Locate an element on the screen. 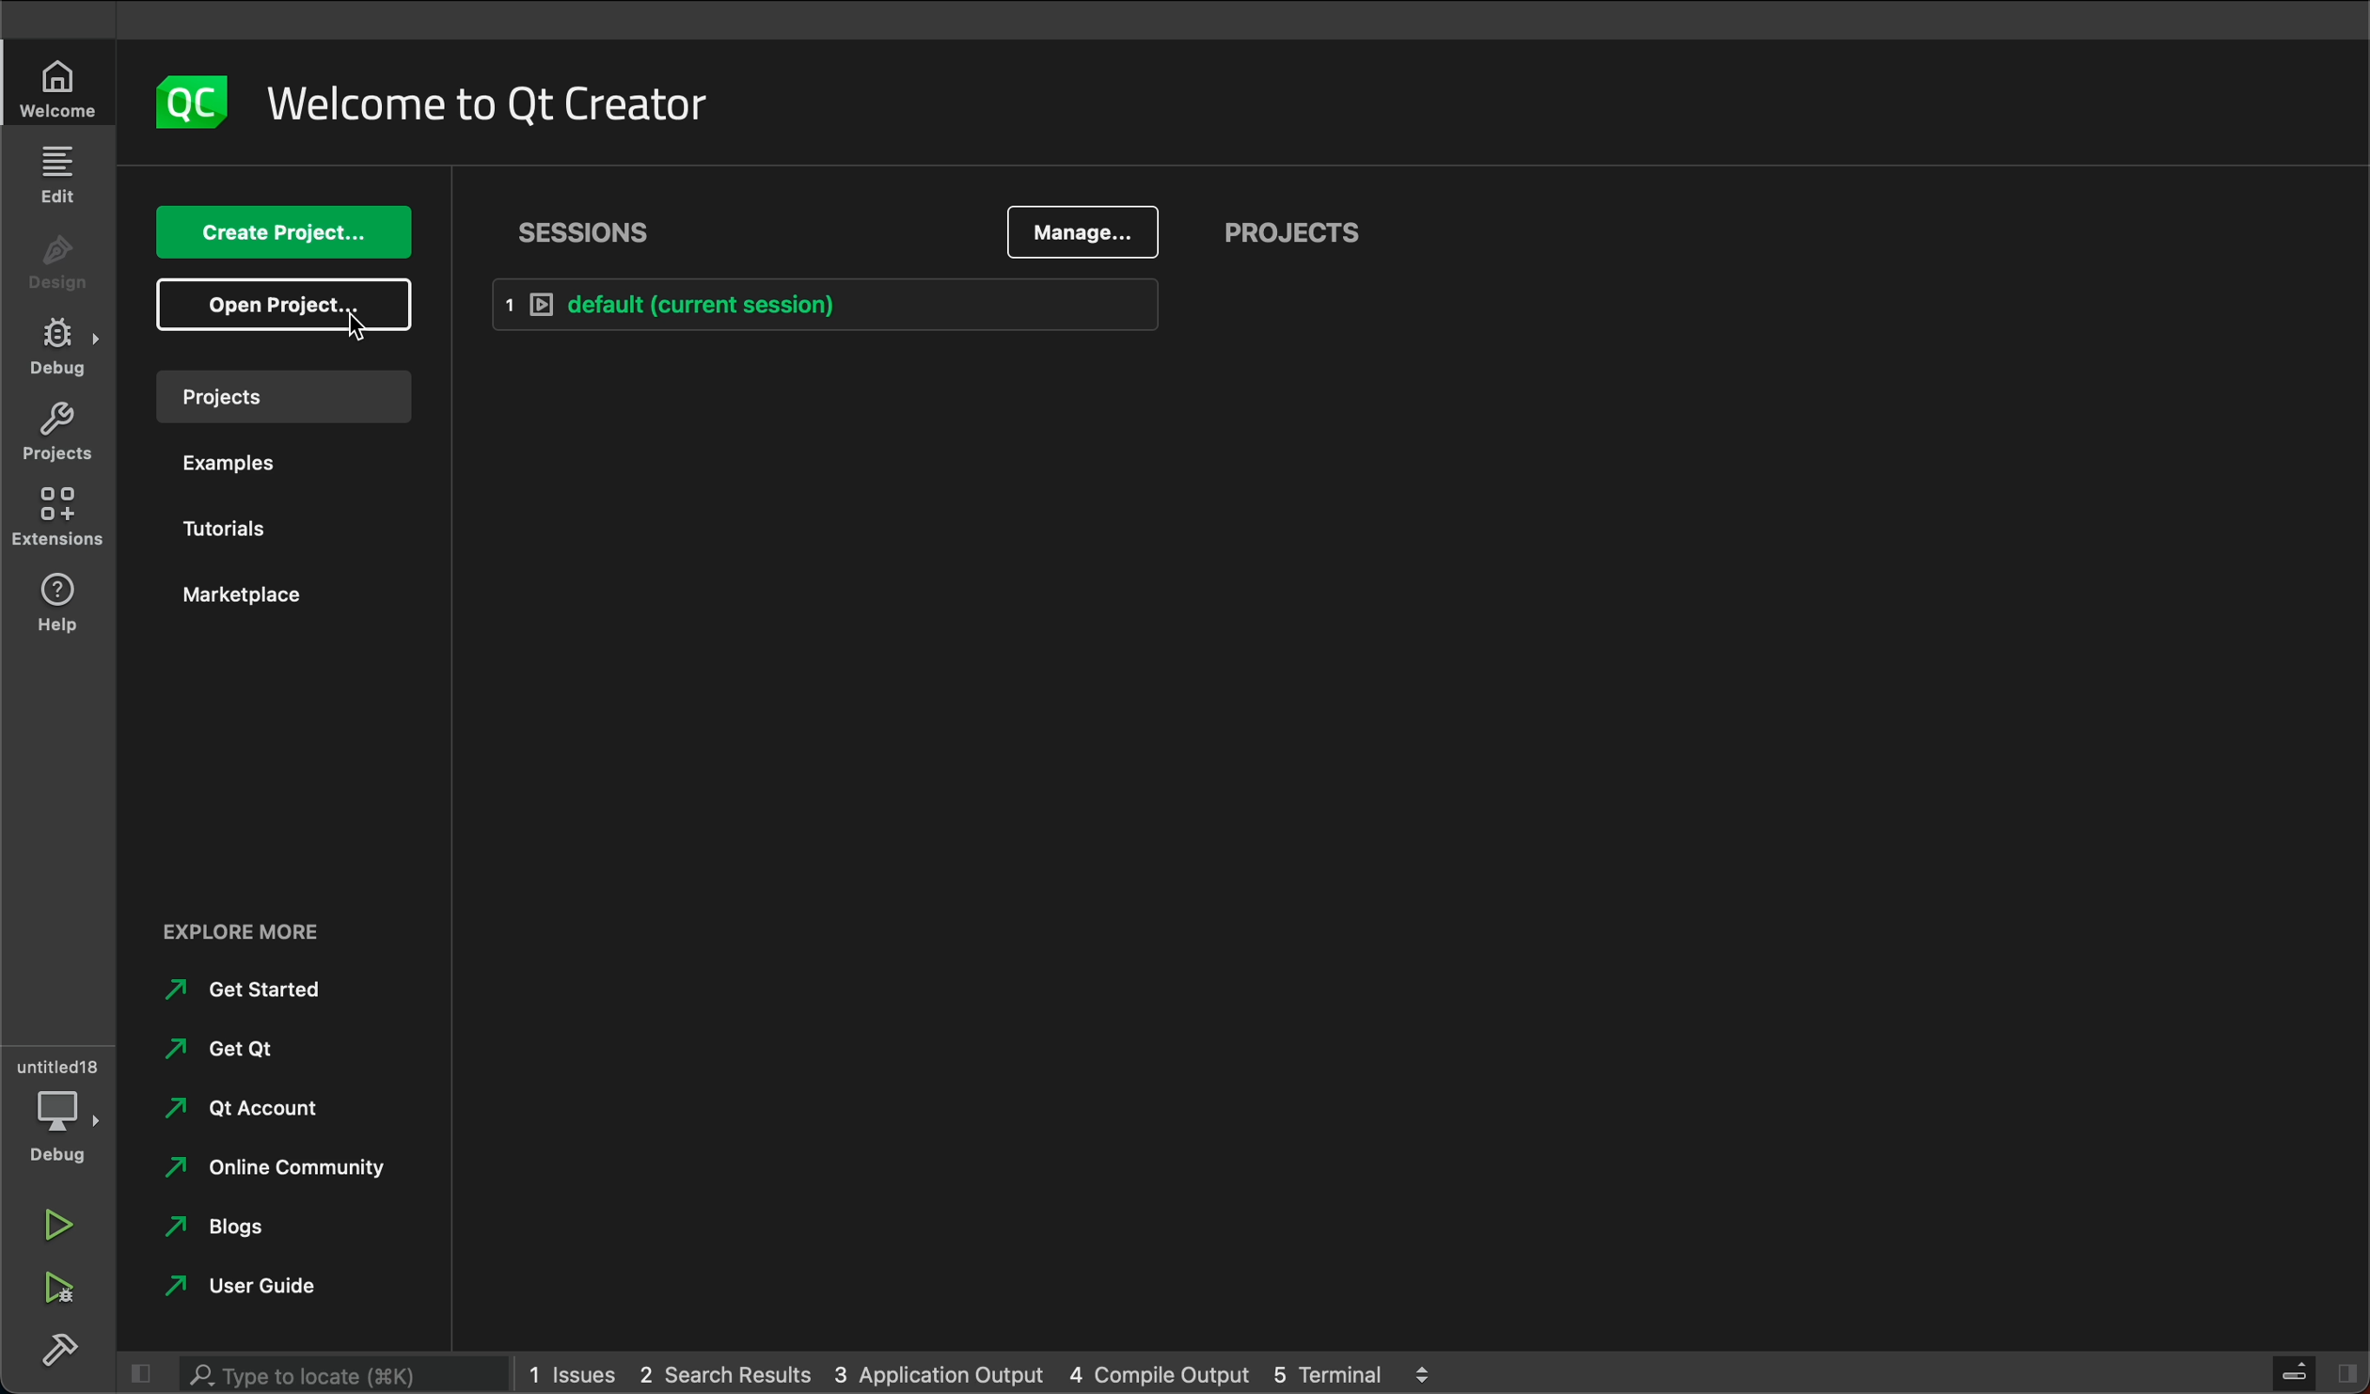  examples is located at coordinates (234, 459).